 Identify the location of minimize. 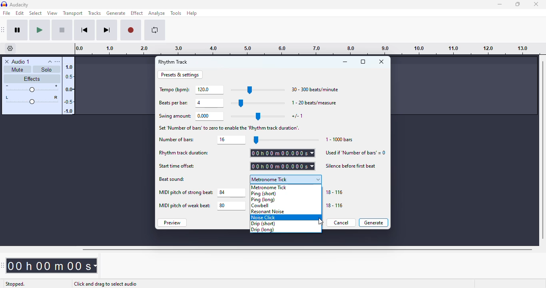
(345, 62).